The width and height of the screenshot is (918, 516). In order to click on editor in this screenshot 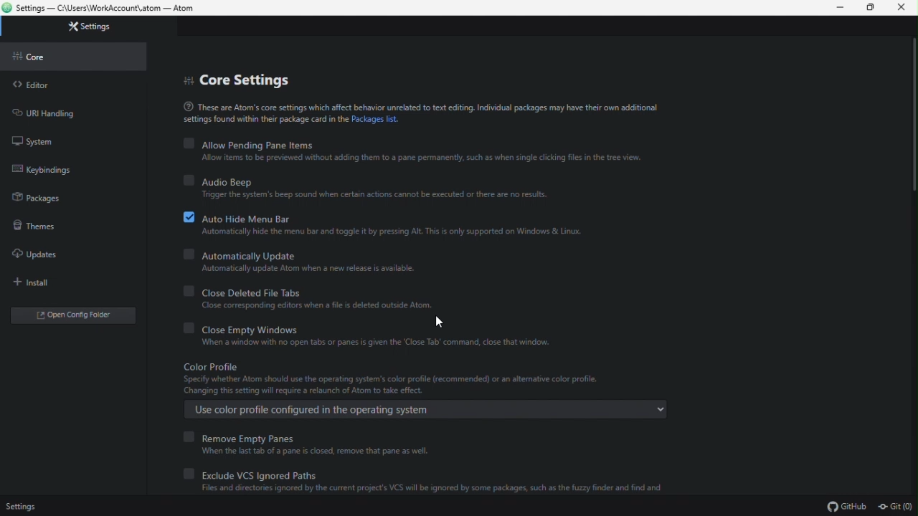, I will do `click(76, 82)`.